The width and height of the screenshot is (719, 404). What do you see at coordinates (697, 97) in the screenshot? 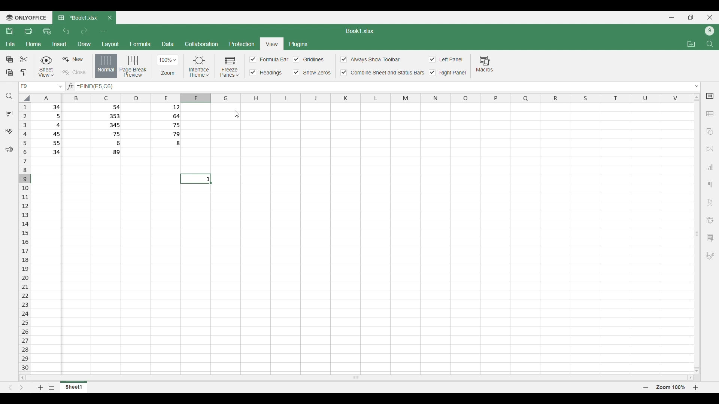
I see `move up` at bounding box center [697, 97].